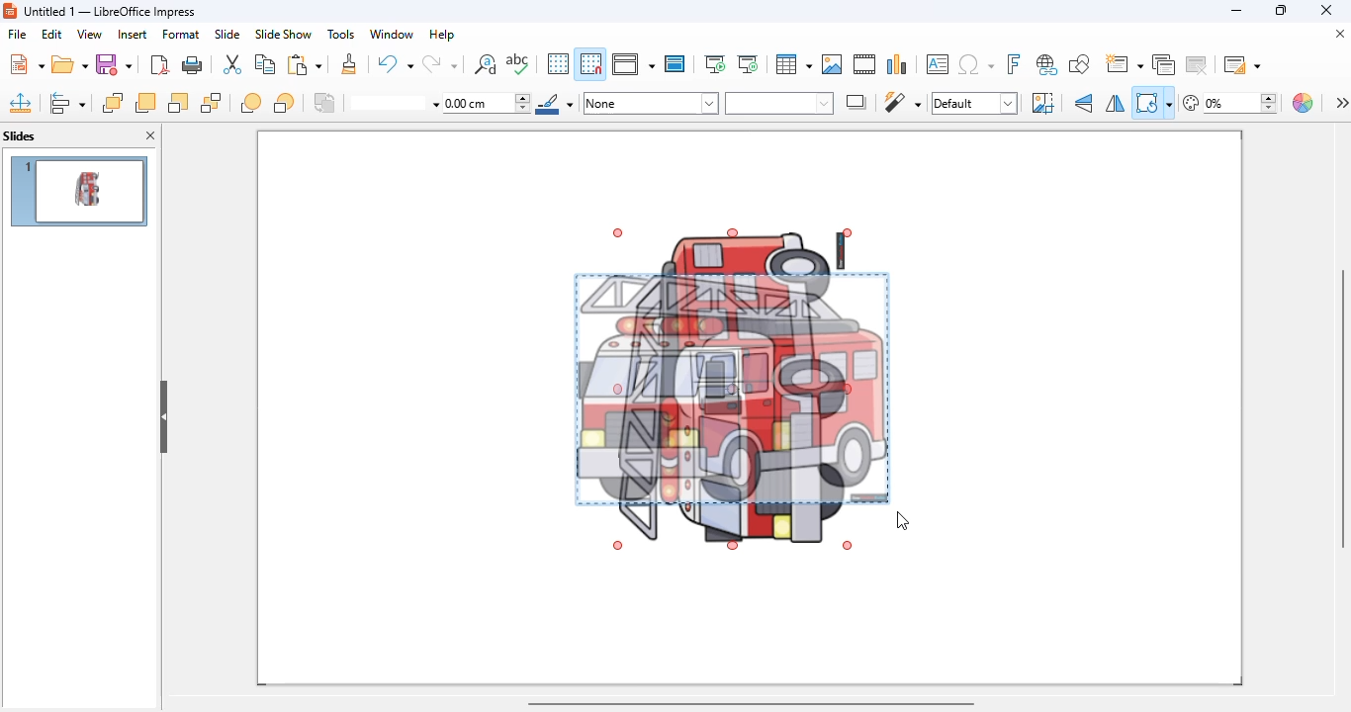 The width and height of the screenshot is (1351, 712). Describe the element at coordinates (20, 135) in the screenshot. I see `slides` at that location.